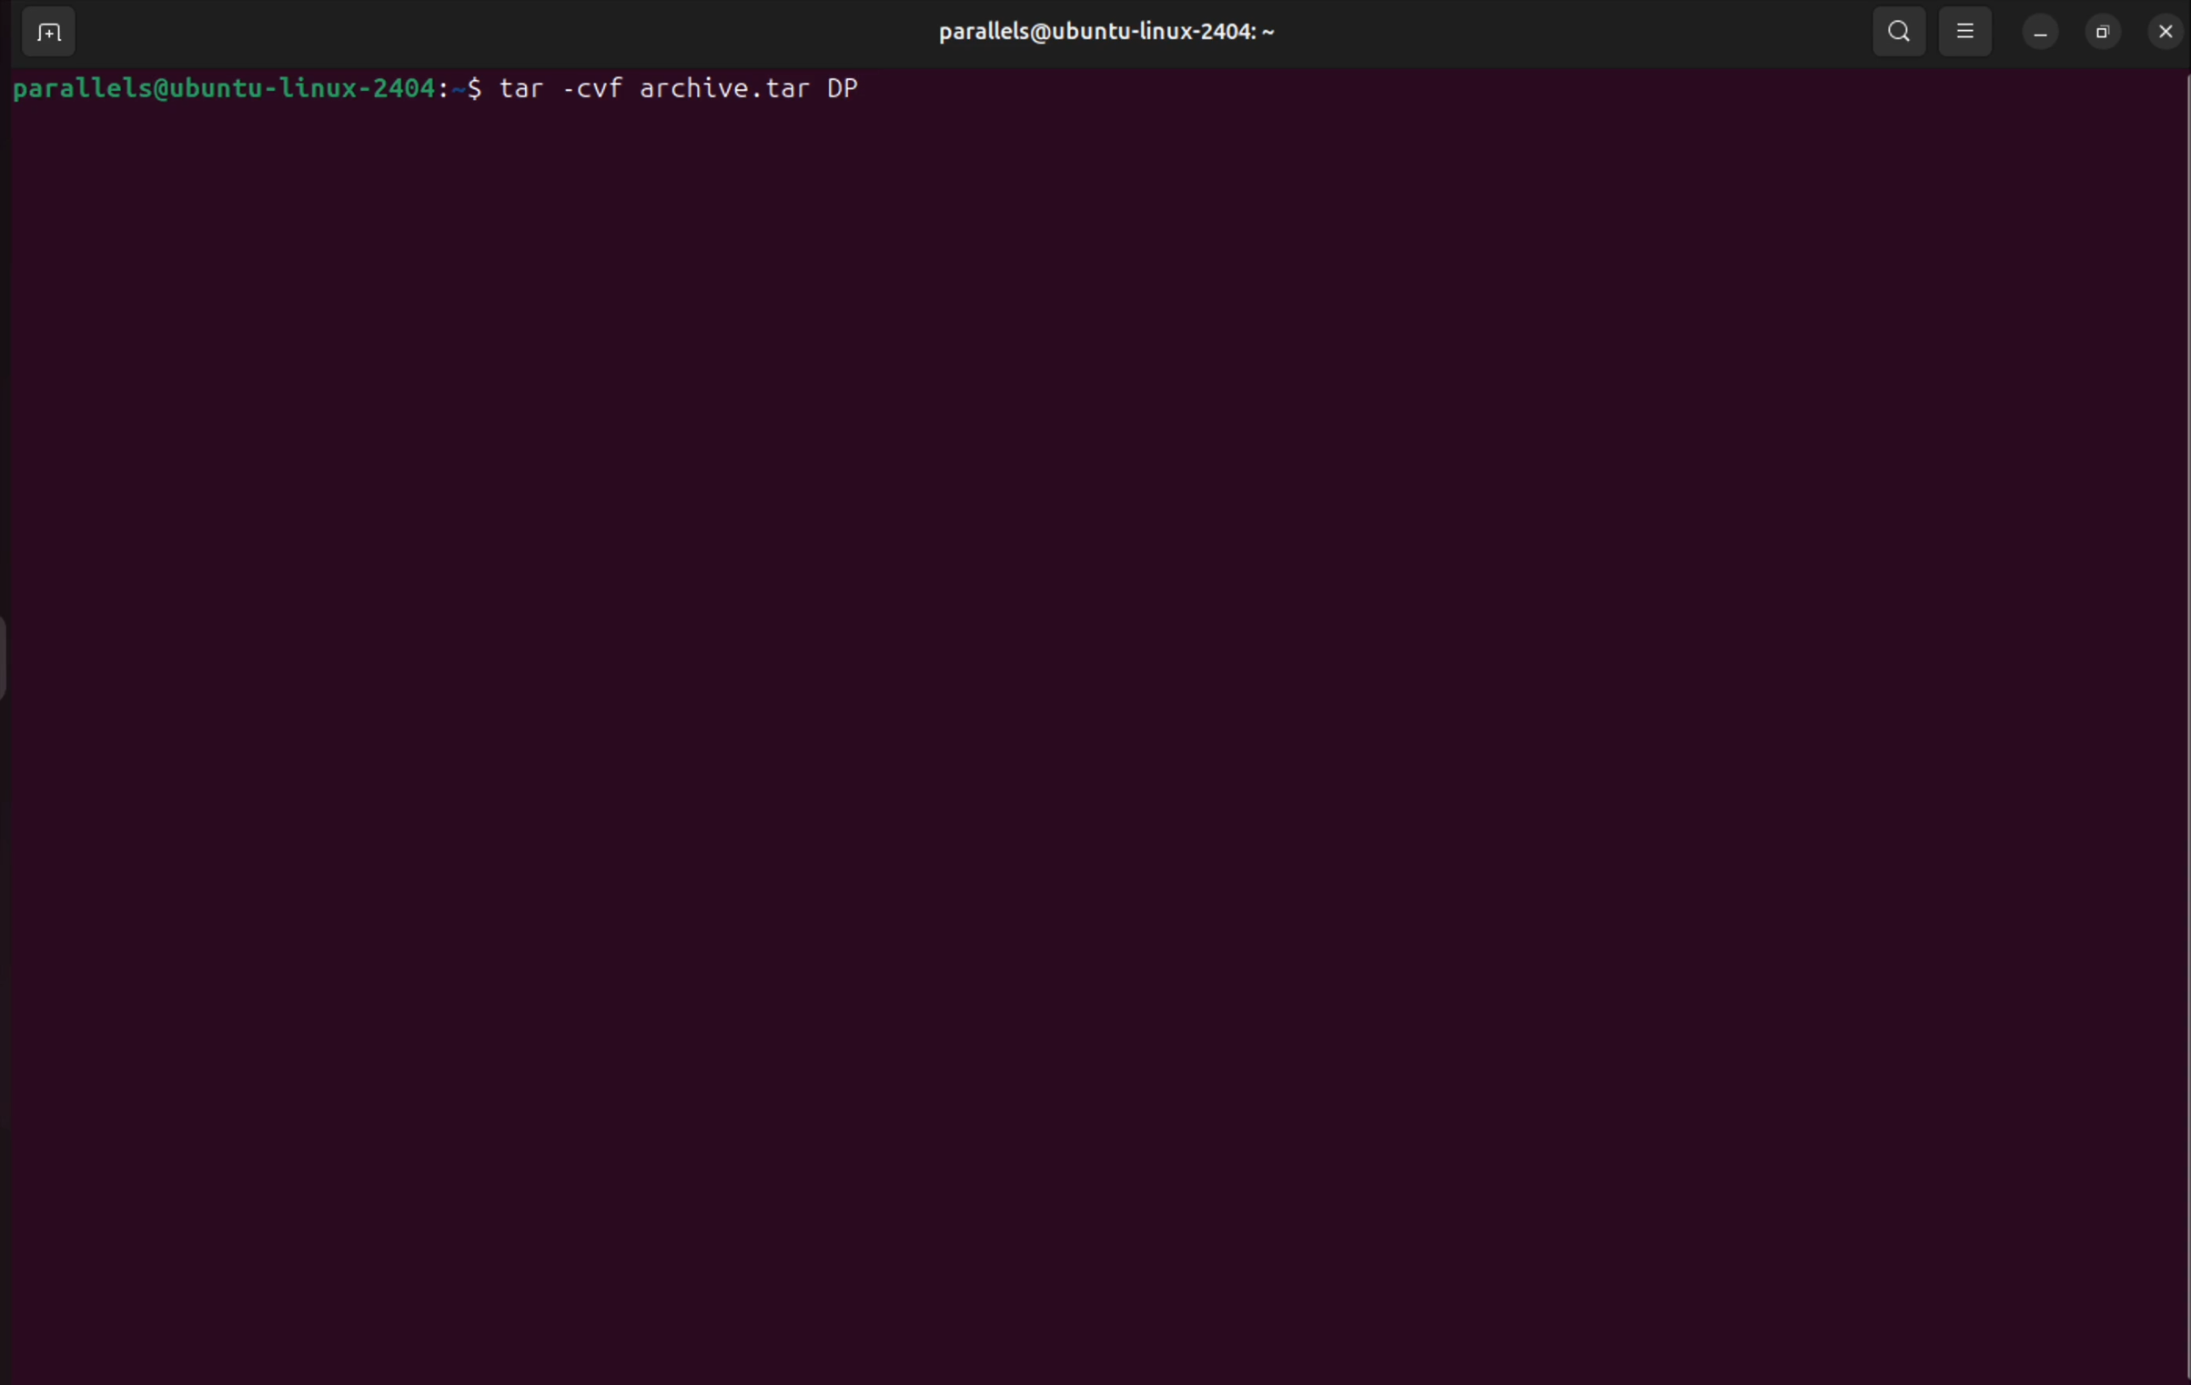  What do you see at coordinates (1133, 36) in the screenshot?
I see `parallels profile` at bounding box center [1133, 36].